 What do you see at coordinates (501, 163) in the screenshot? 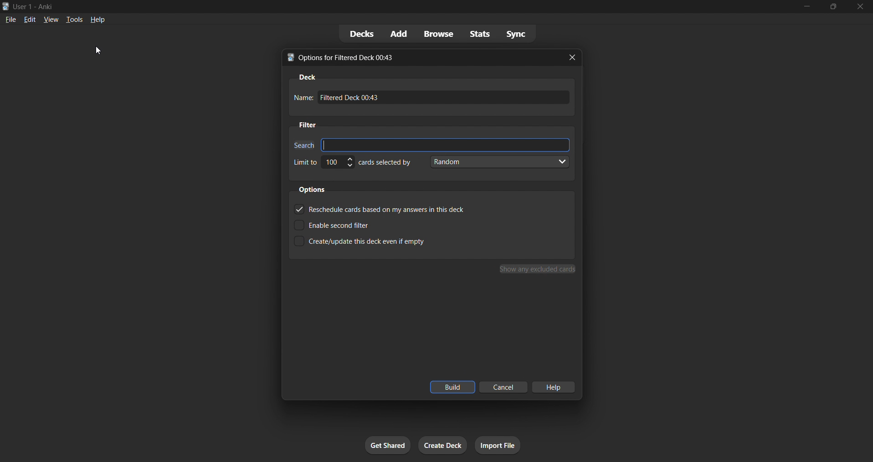
I see `random` at bounding box center [501, 163].